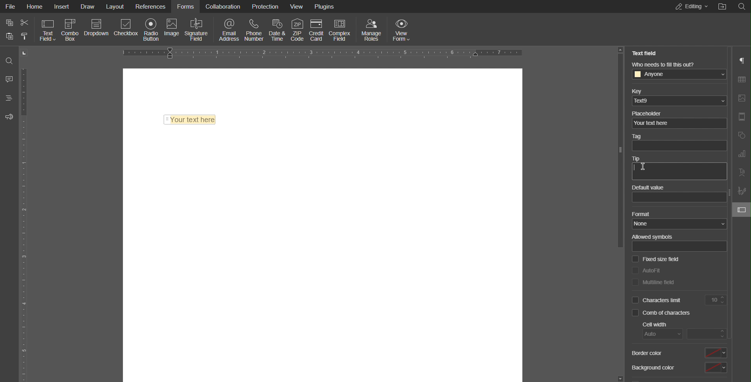  I want to click on References, so click(151, 7).